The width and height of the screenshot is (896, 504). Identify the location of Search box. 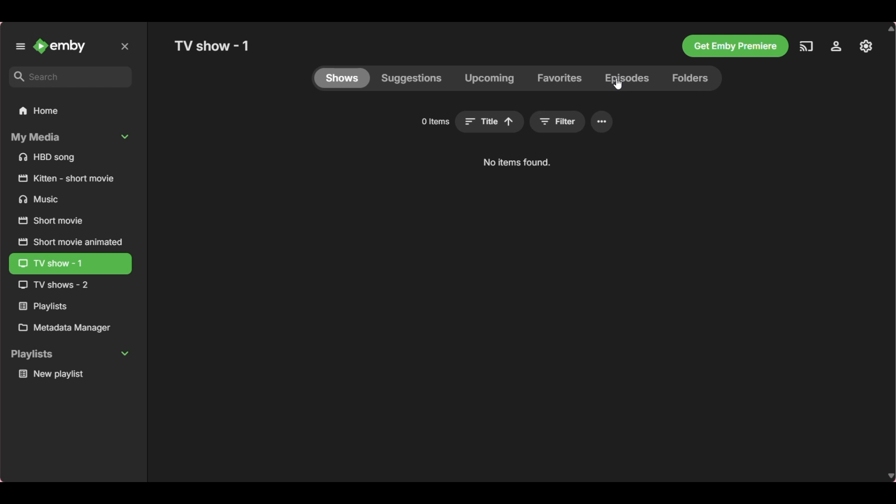
(71, 77).